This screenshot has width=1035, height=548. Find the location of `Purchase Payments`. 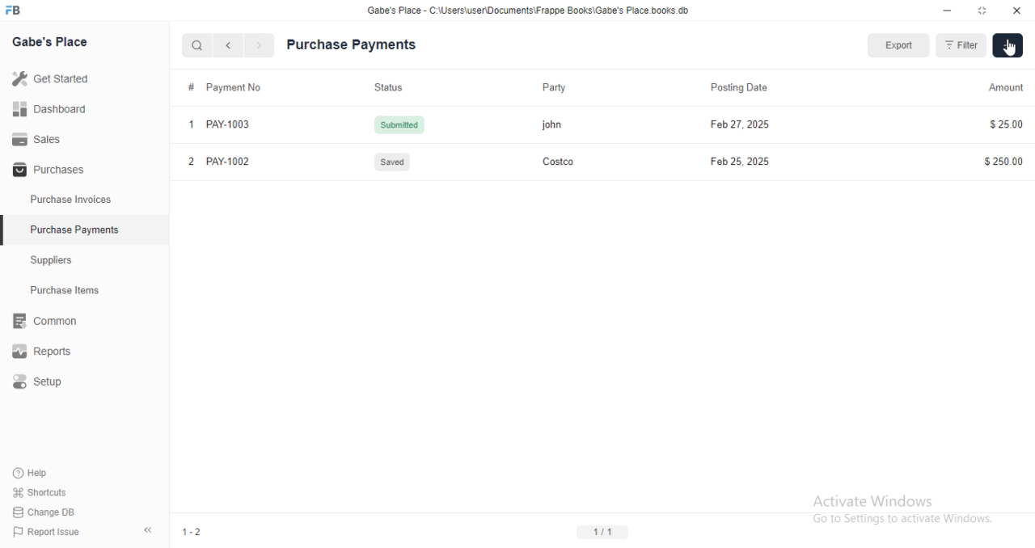

Purchase Payments is located at coordinates (74, 230).